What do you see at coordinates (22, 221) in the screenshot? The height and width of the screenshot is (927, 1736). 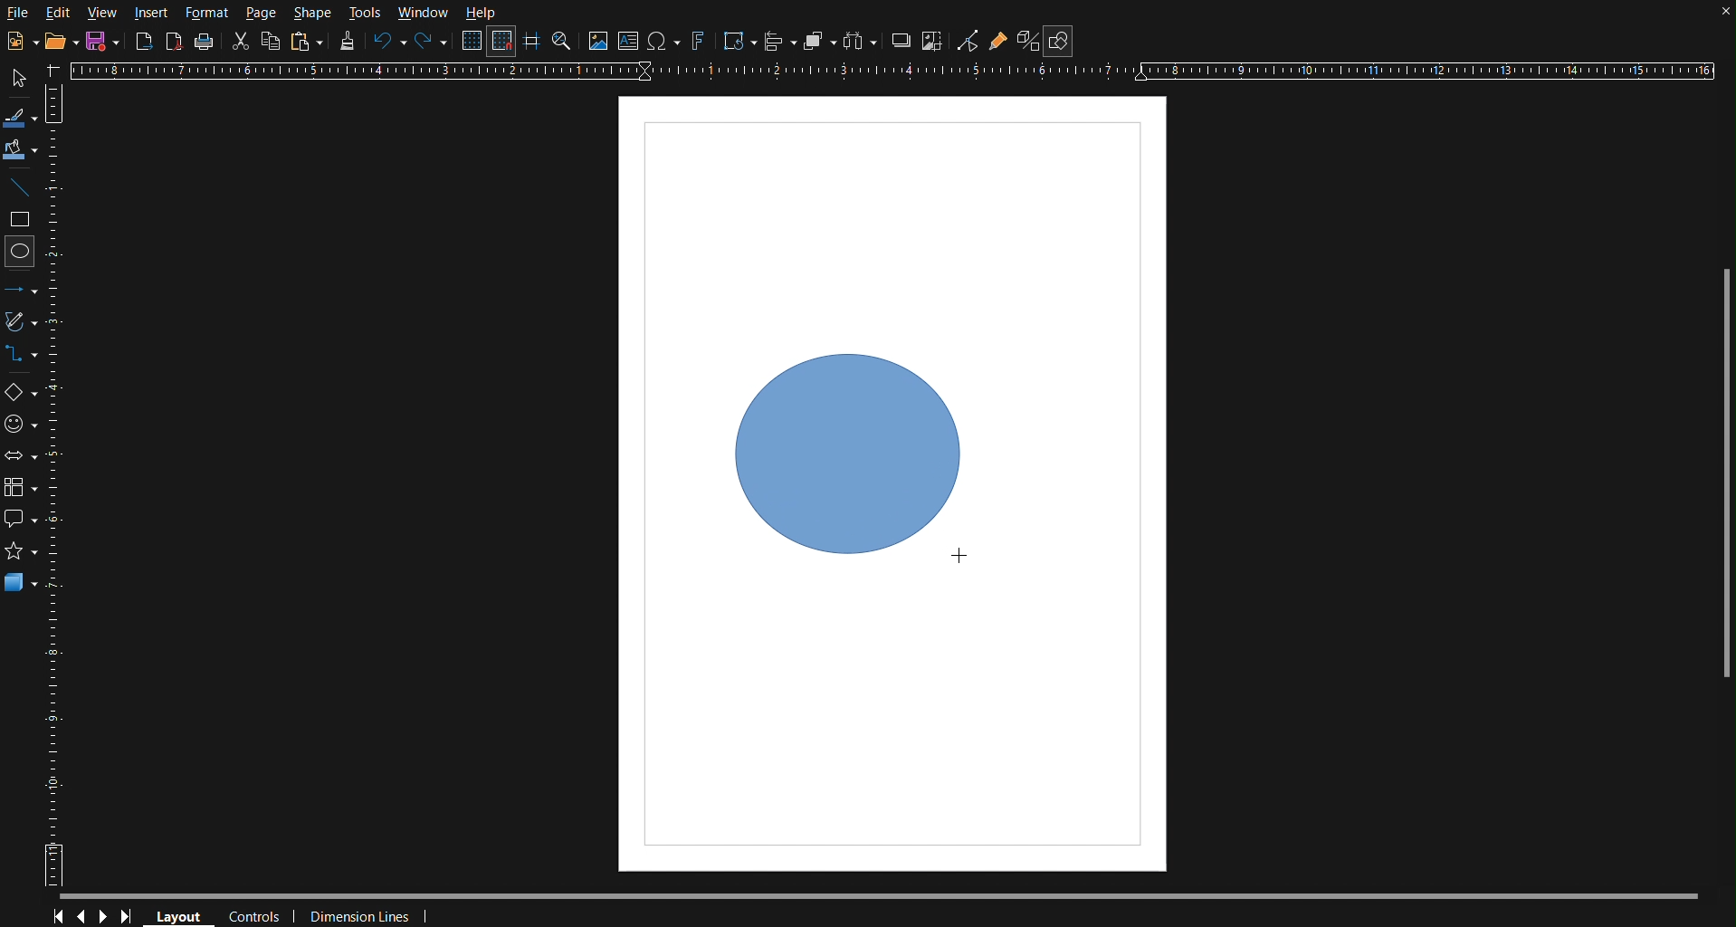 I see `Square` at bounding box center [22, 221].